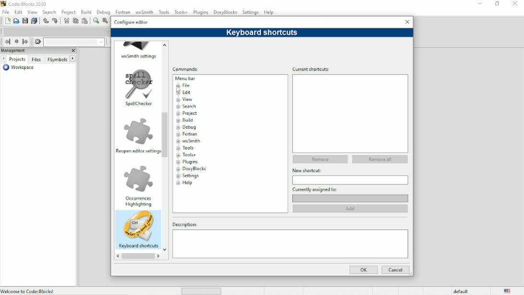 Image resolution: width=524 pixels, height=295 pixels. I want to click on Spellchecker, so click(137, 105).